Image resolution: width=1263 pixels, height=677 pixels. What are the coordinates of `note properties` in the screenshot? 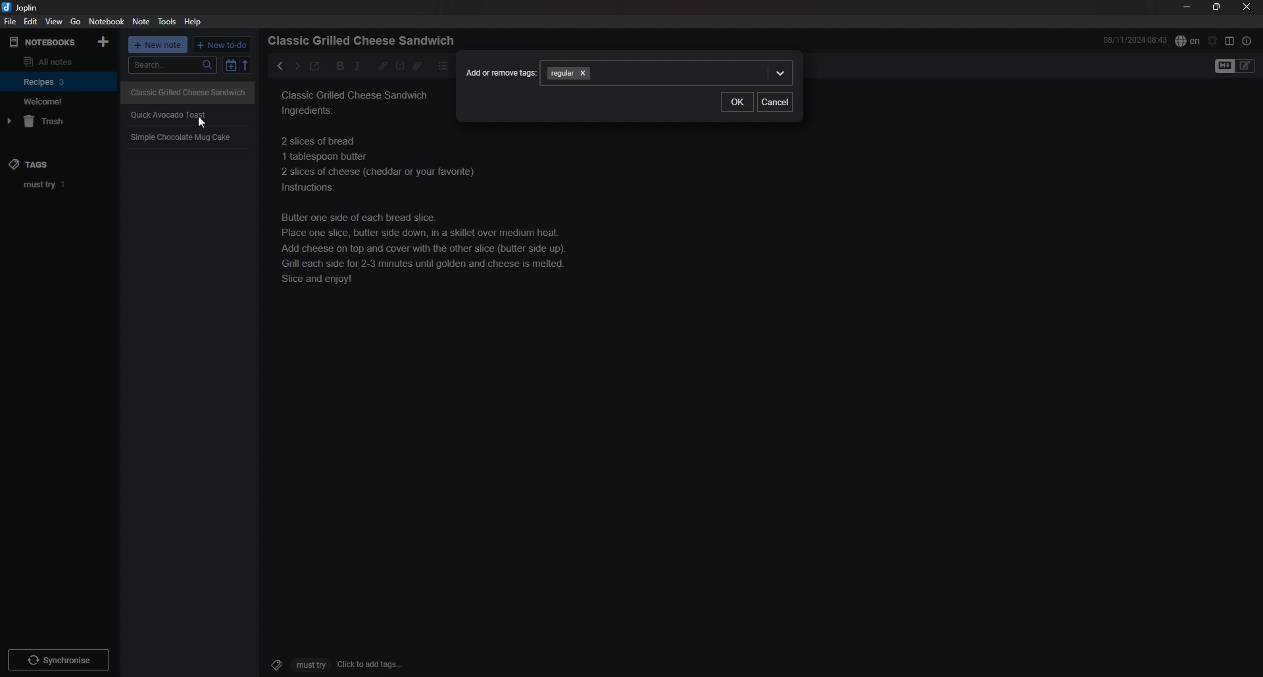 It's located at (1247, 41).